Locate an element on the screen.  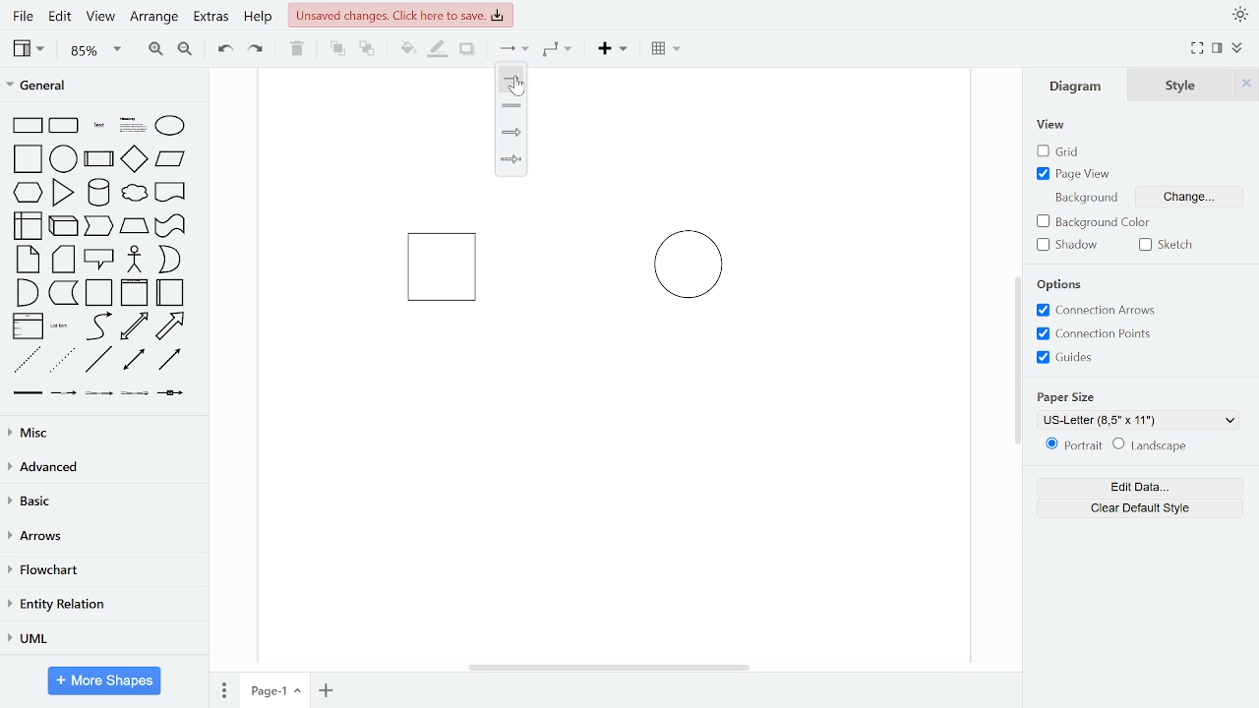
current diagram is located at coordinates (604, 306).